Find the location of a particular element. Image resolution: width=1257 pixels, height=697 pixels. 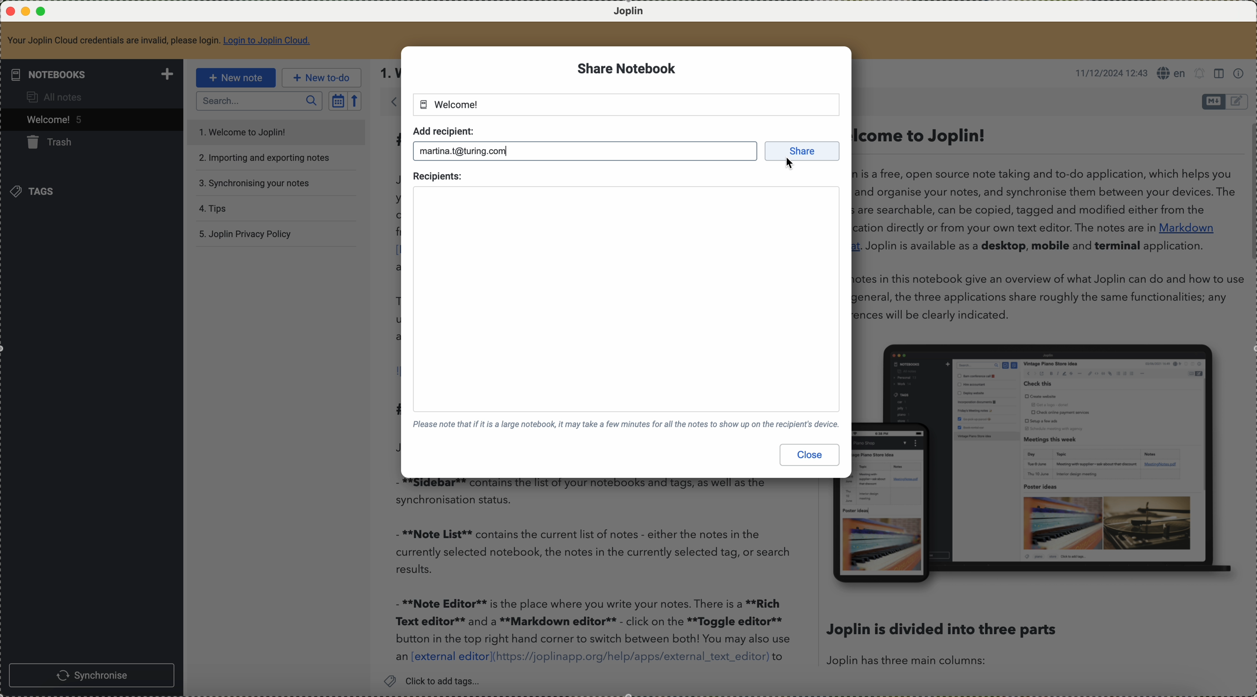

new note is located at coordinates (239, 77).